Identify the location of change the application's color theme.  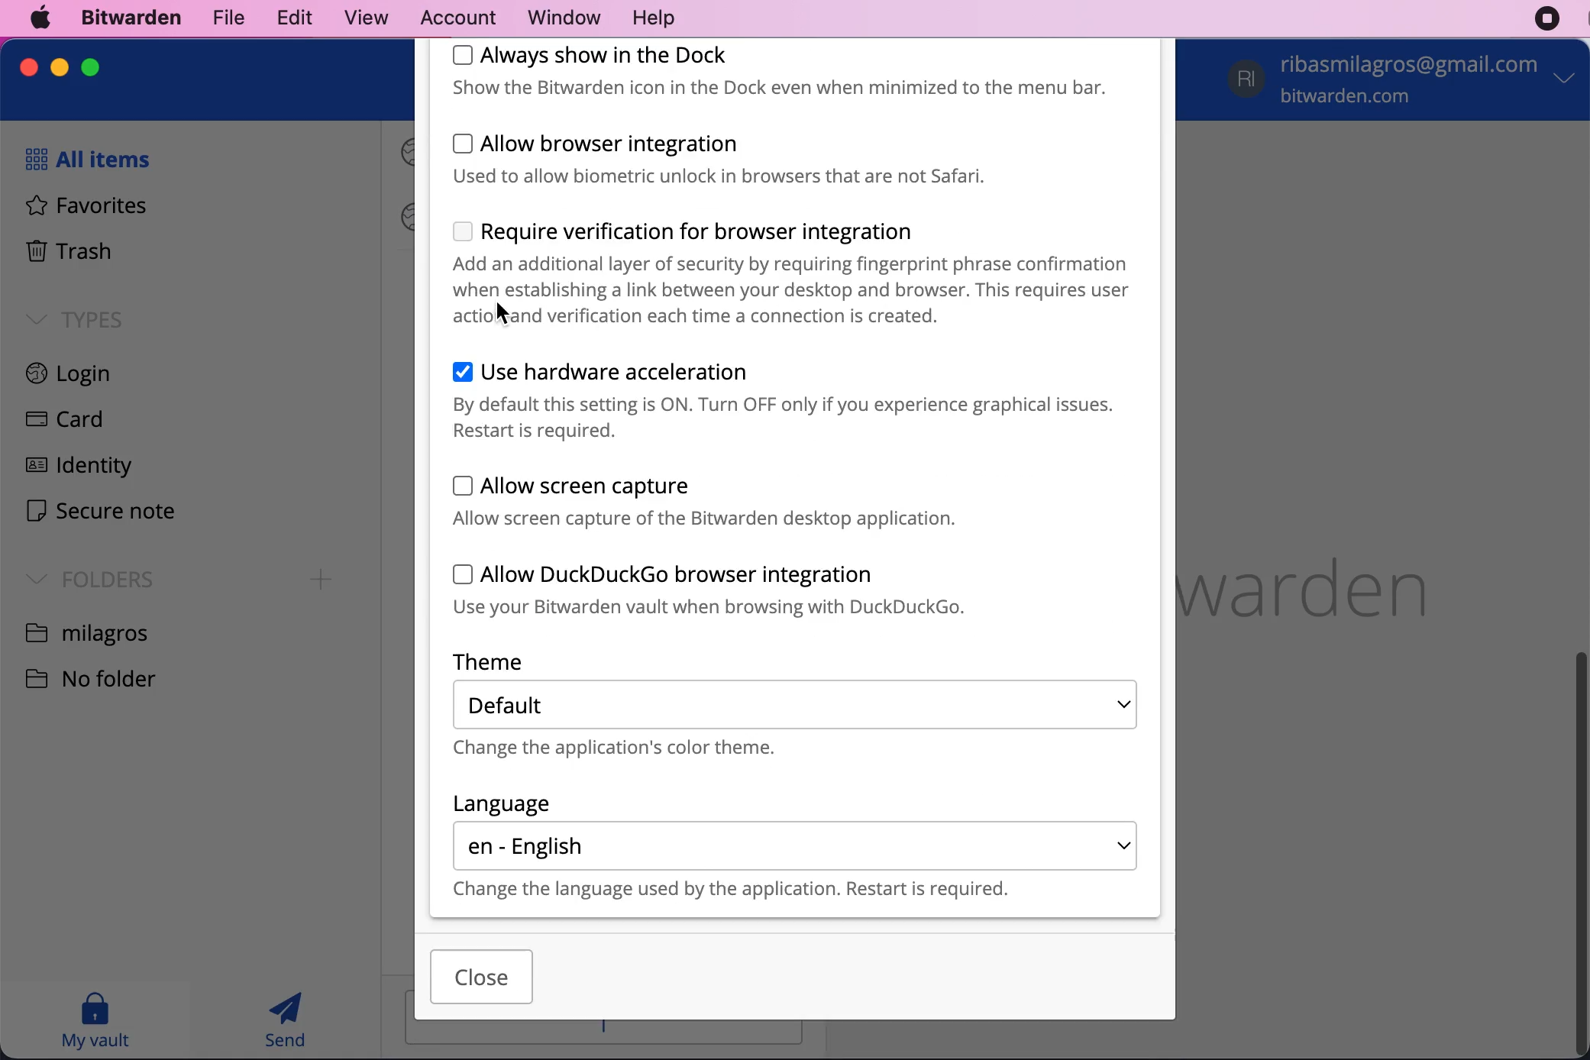
(639, 751).